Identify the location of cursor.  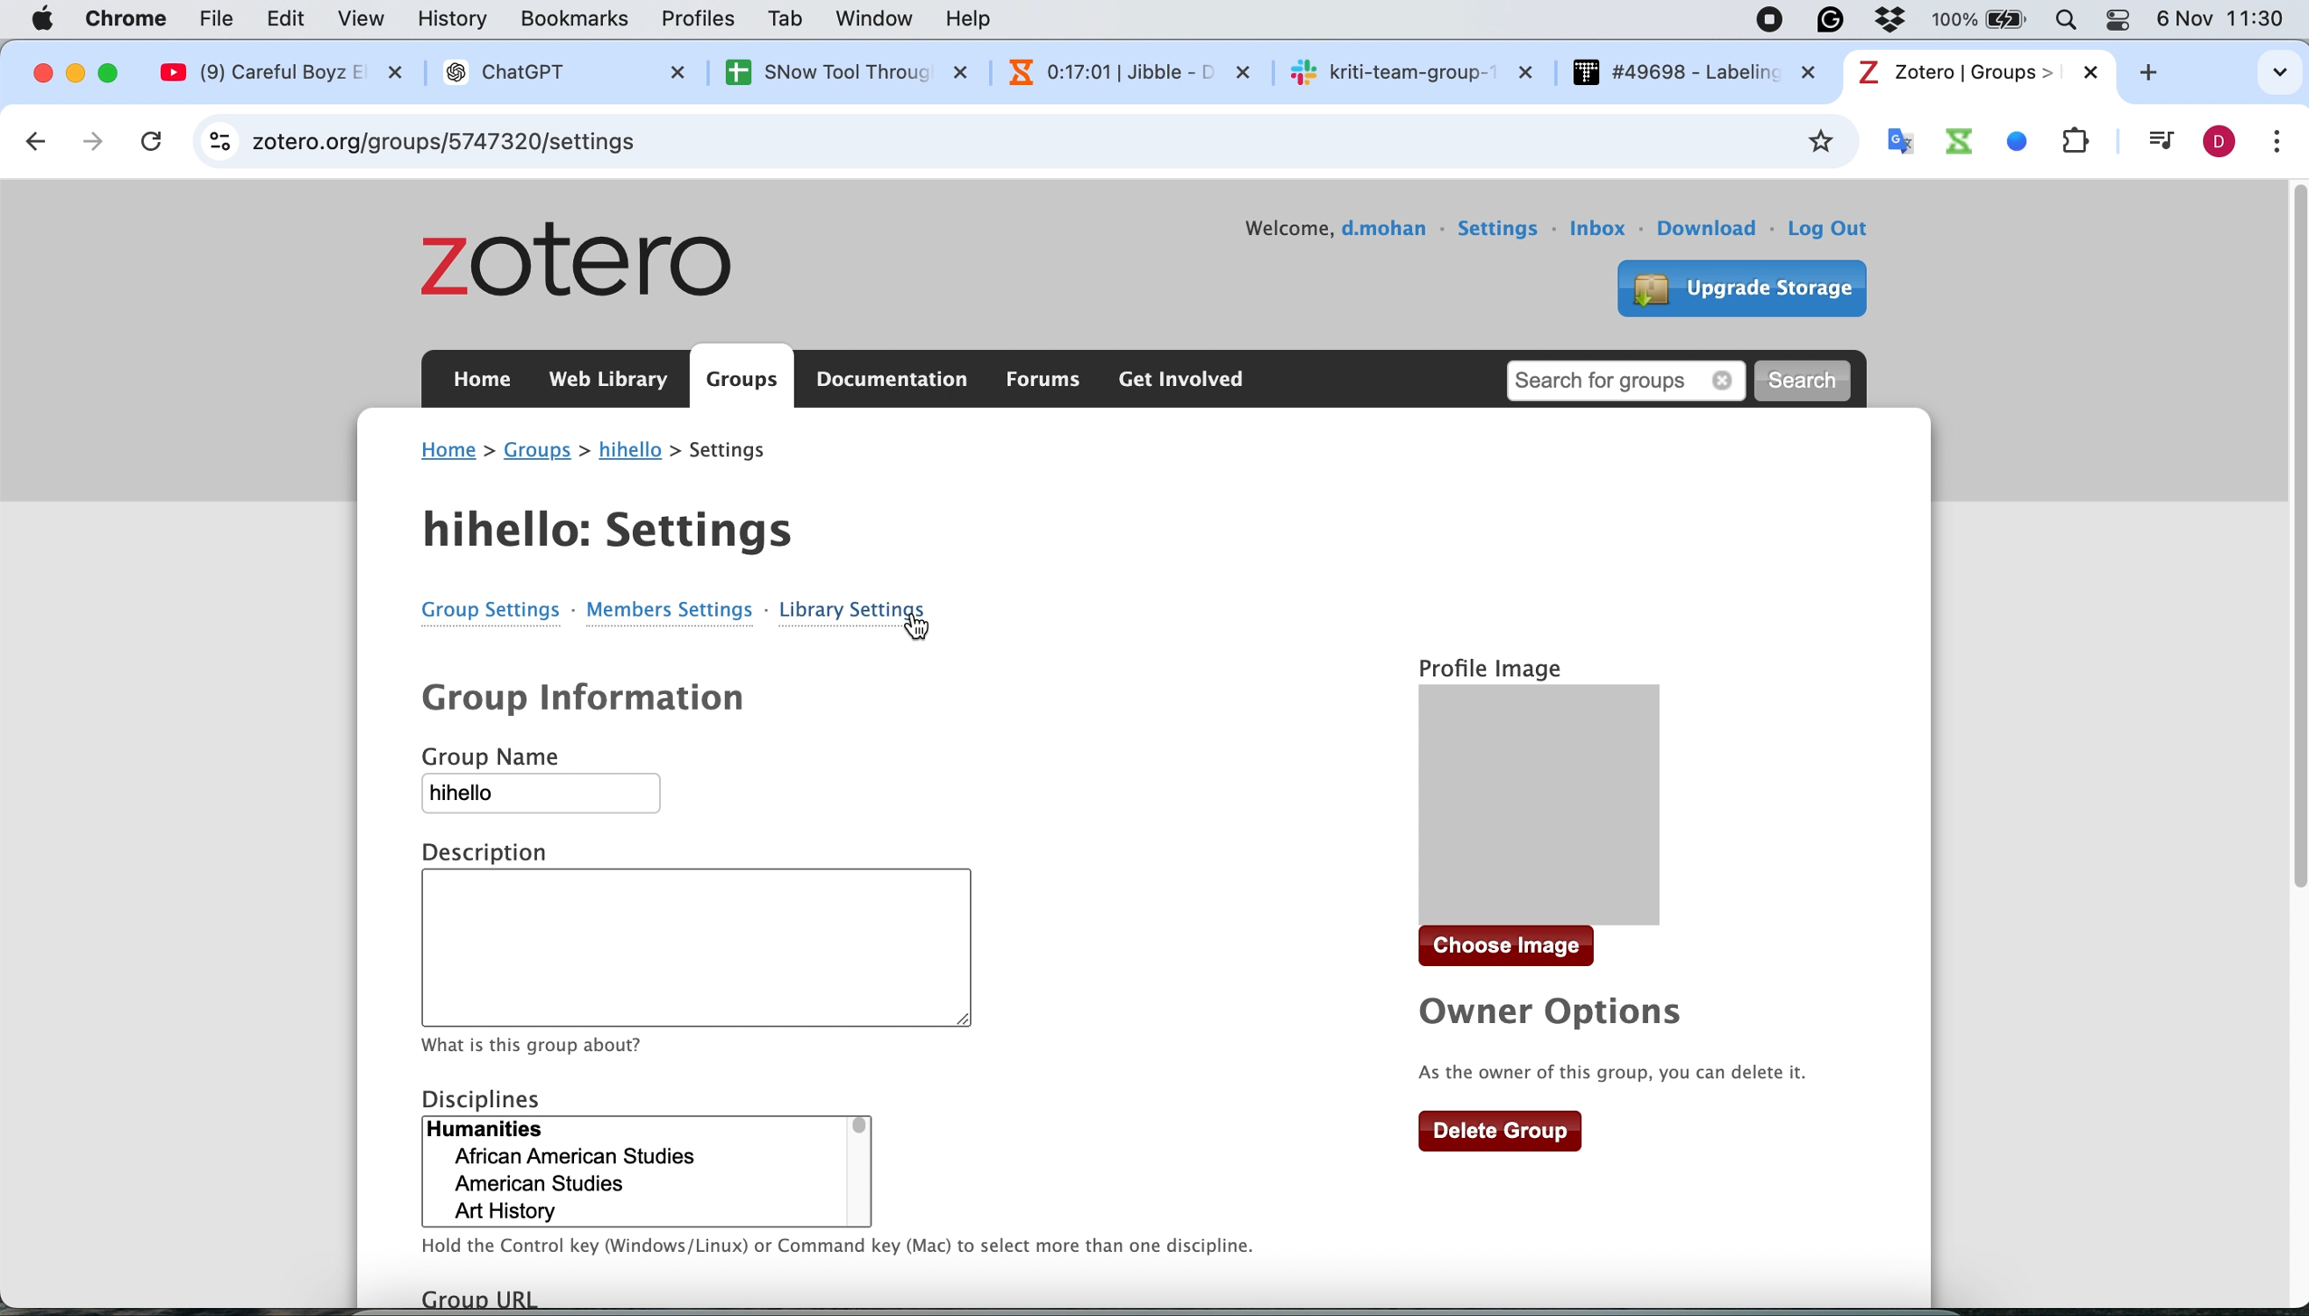
(910, 636).